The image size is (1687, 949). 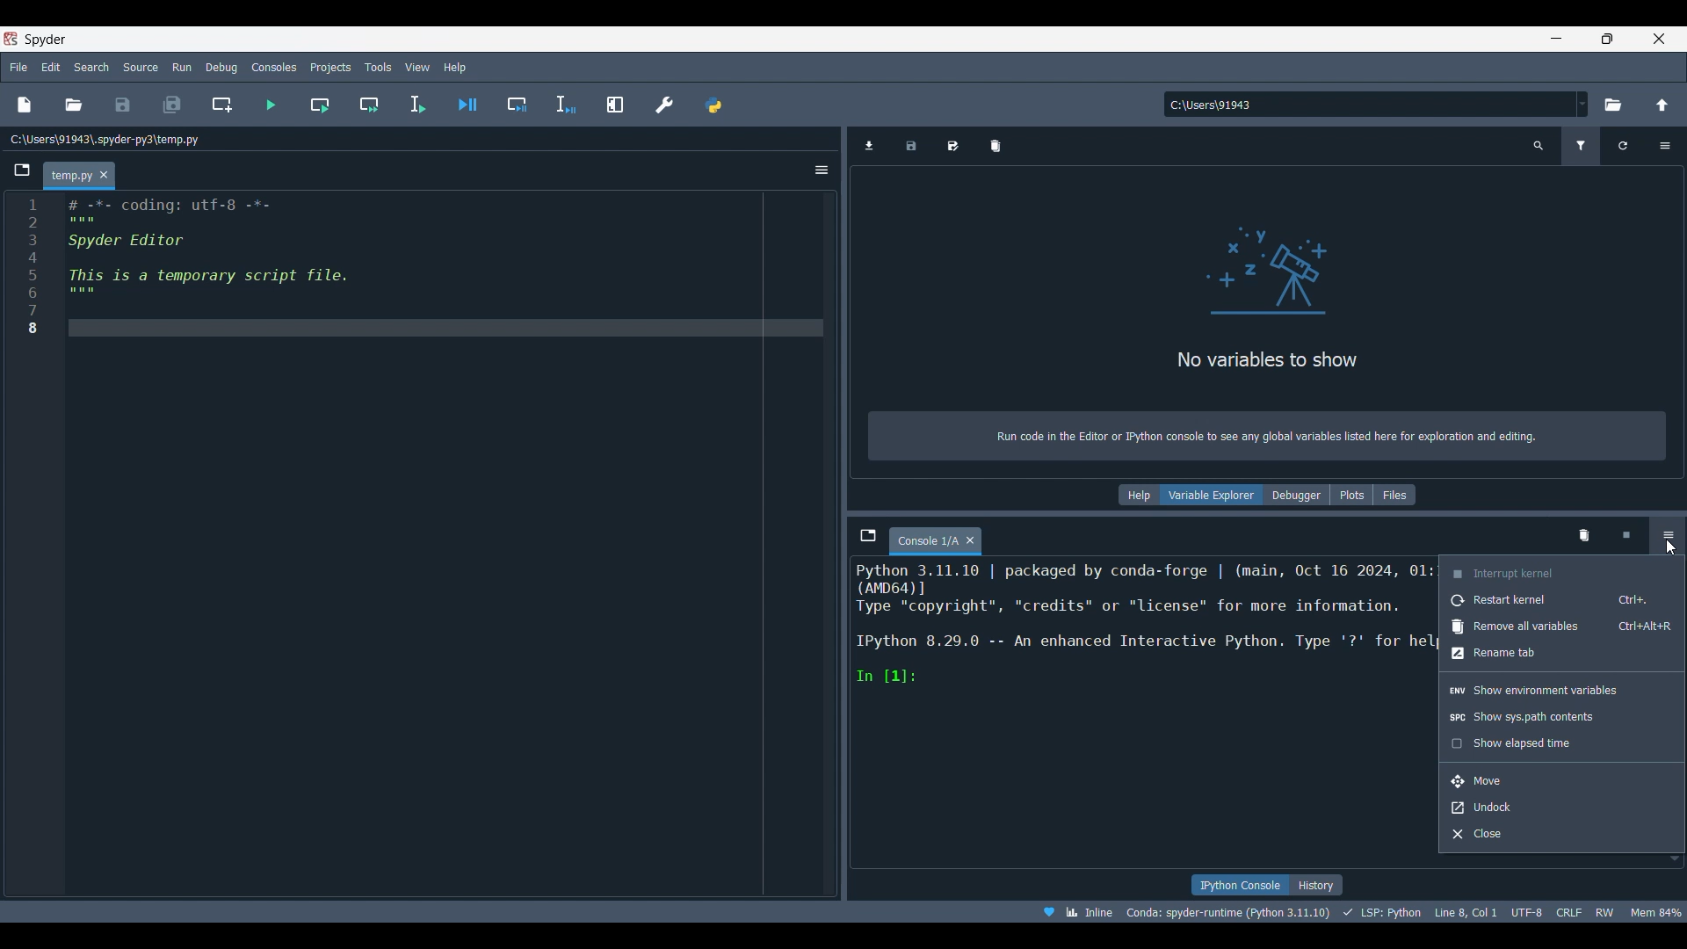 I want to click on Python 3.11.10 | packaged by conda-forge | (main, Oct 16 2024, 01:17:14) [MSC v.1941 6L°00¢C
C3 ree, “credits” or "license" for more information.

IPython 8.29.0 -- An enhanced Interactive Python. Type '?* for help.

In [1]:, so click(x=1138, y=639).